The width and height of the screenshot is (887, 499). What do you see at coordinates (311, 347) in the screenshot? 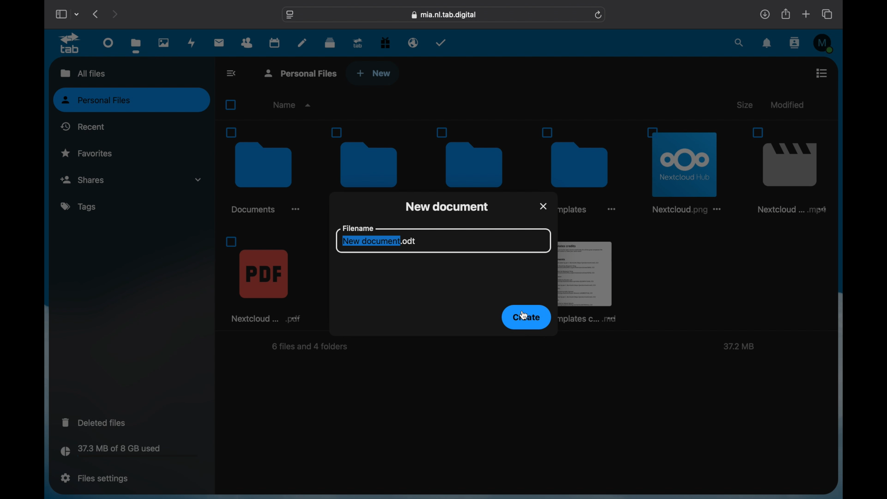
I see `6 files and 4 folders` at bounding box center [311, 347].